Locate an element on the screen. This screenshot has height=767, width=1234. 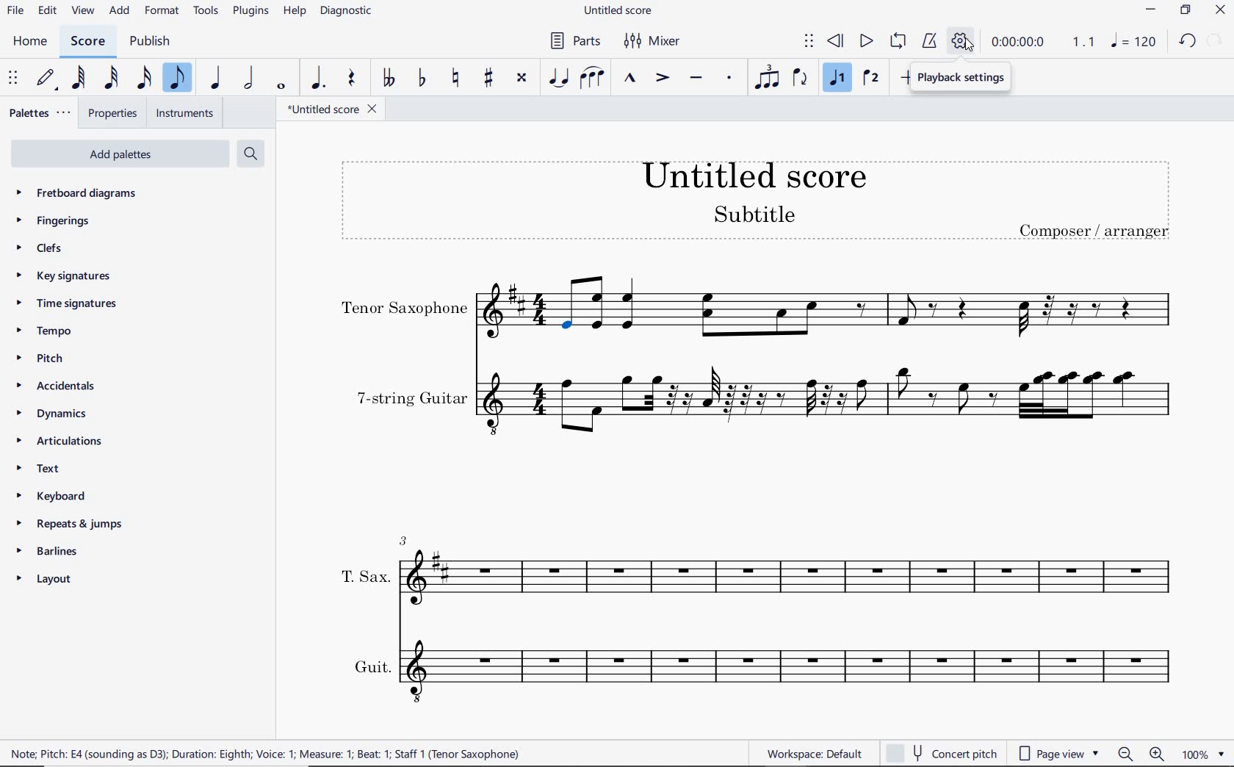
ACCENT is located at coordinates (660, 79).